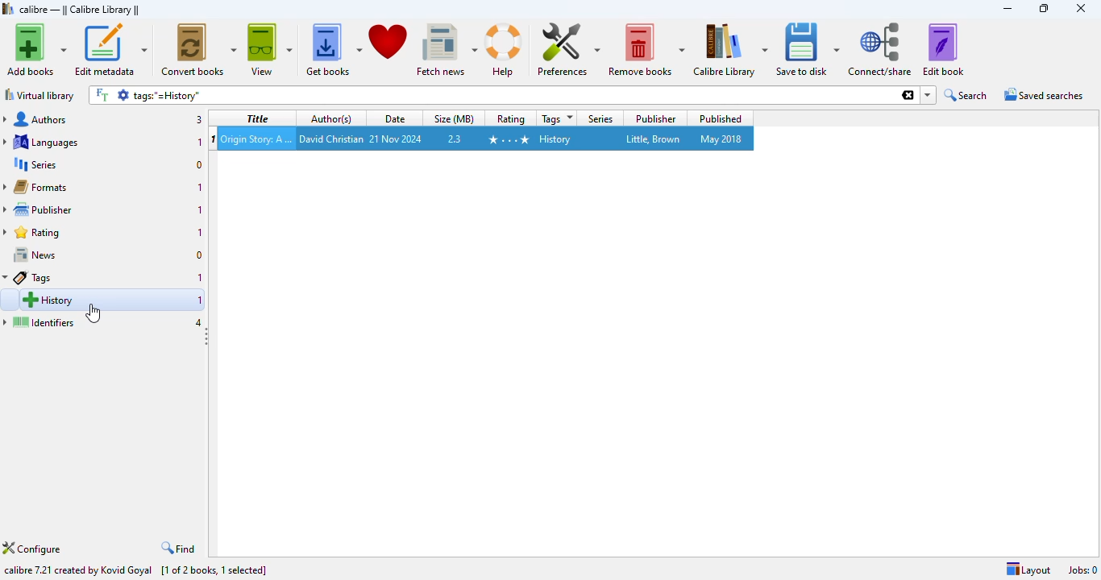 The height and width of the screenshot is (580, 1101). I want to click on search, so click(492, 96).